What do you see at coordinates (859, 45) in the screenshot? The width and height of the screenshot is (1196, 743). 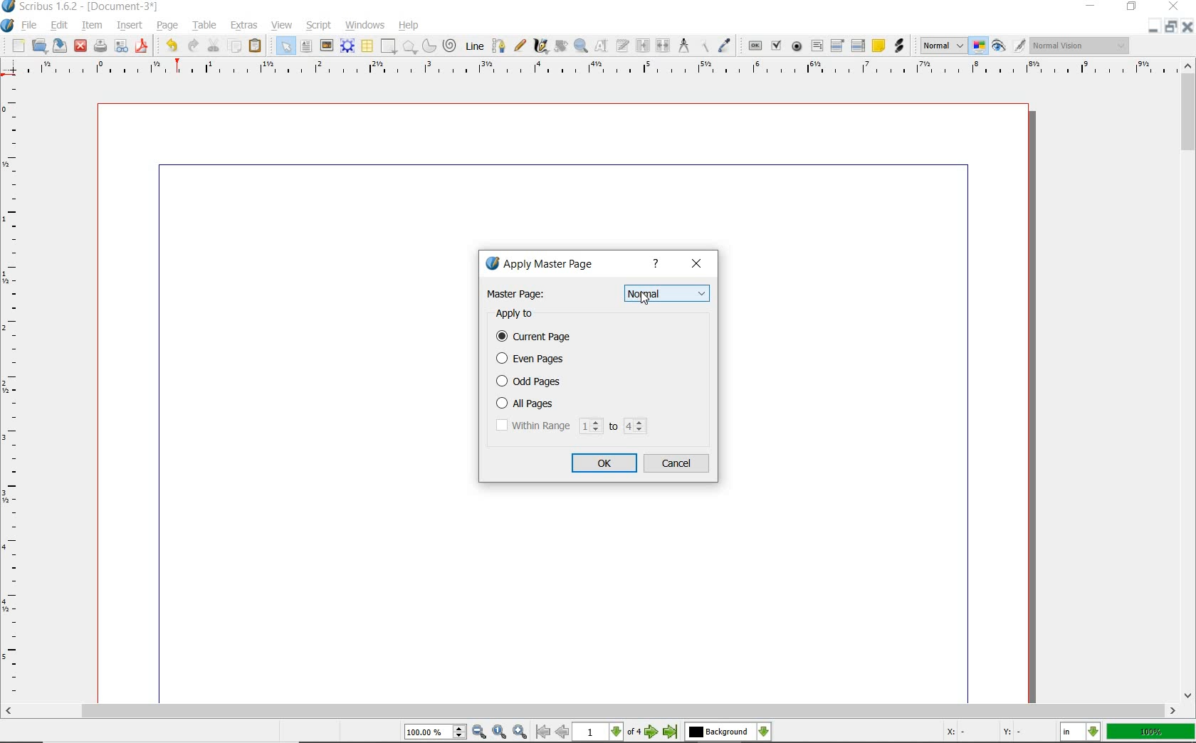 I see `pdf list box` at bounding box center [859, 45].